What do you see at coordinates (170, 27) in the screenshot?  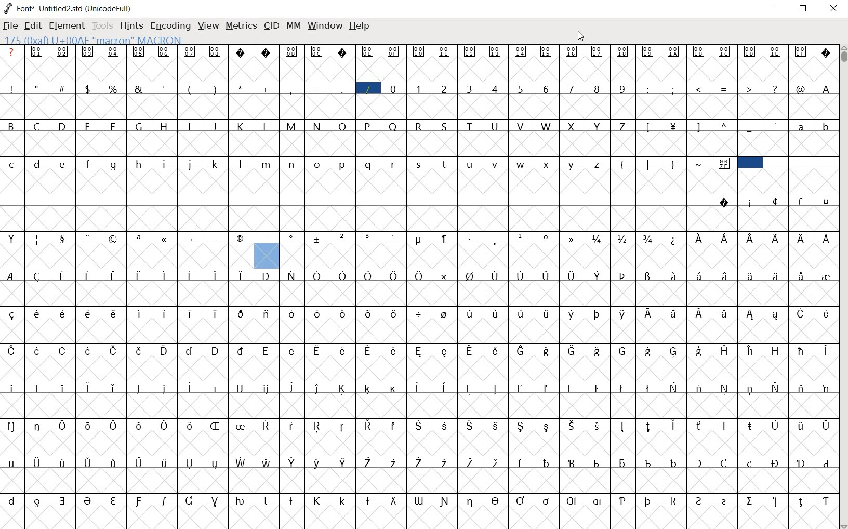 I see `encoding` at bounding box center [170, 27].